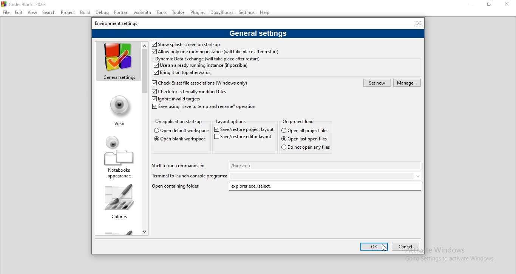 The image size is (516, 274). I want to click on notebooks appearance, so click(117, 155).